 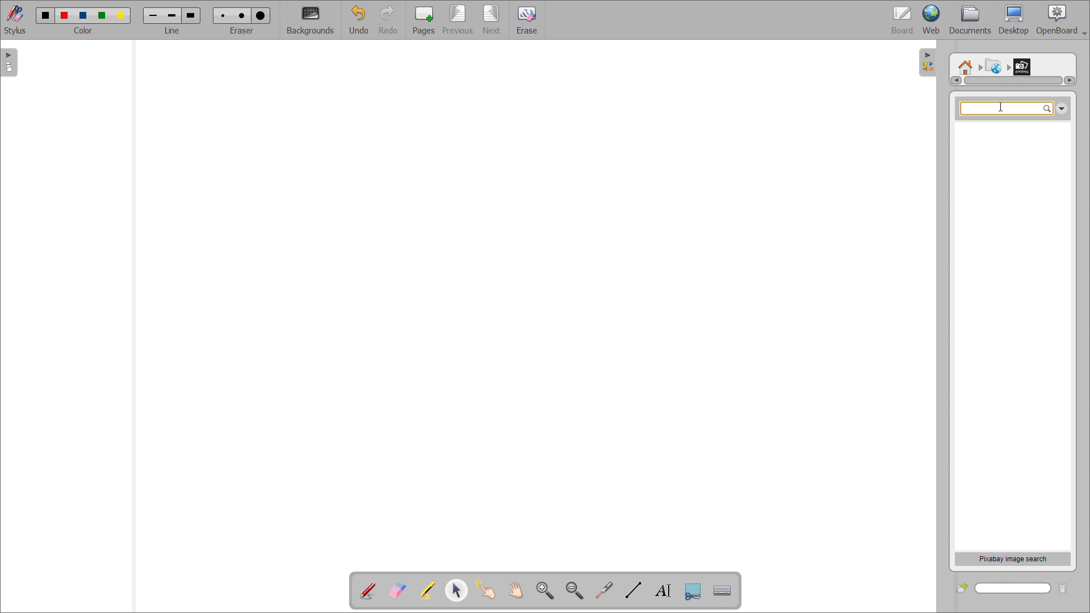 What do you see at coordinates (9, 62) in the screenshot?
I see `open page view` at bounding box center [9, 62].